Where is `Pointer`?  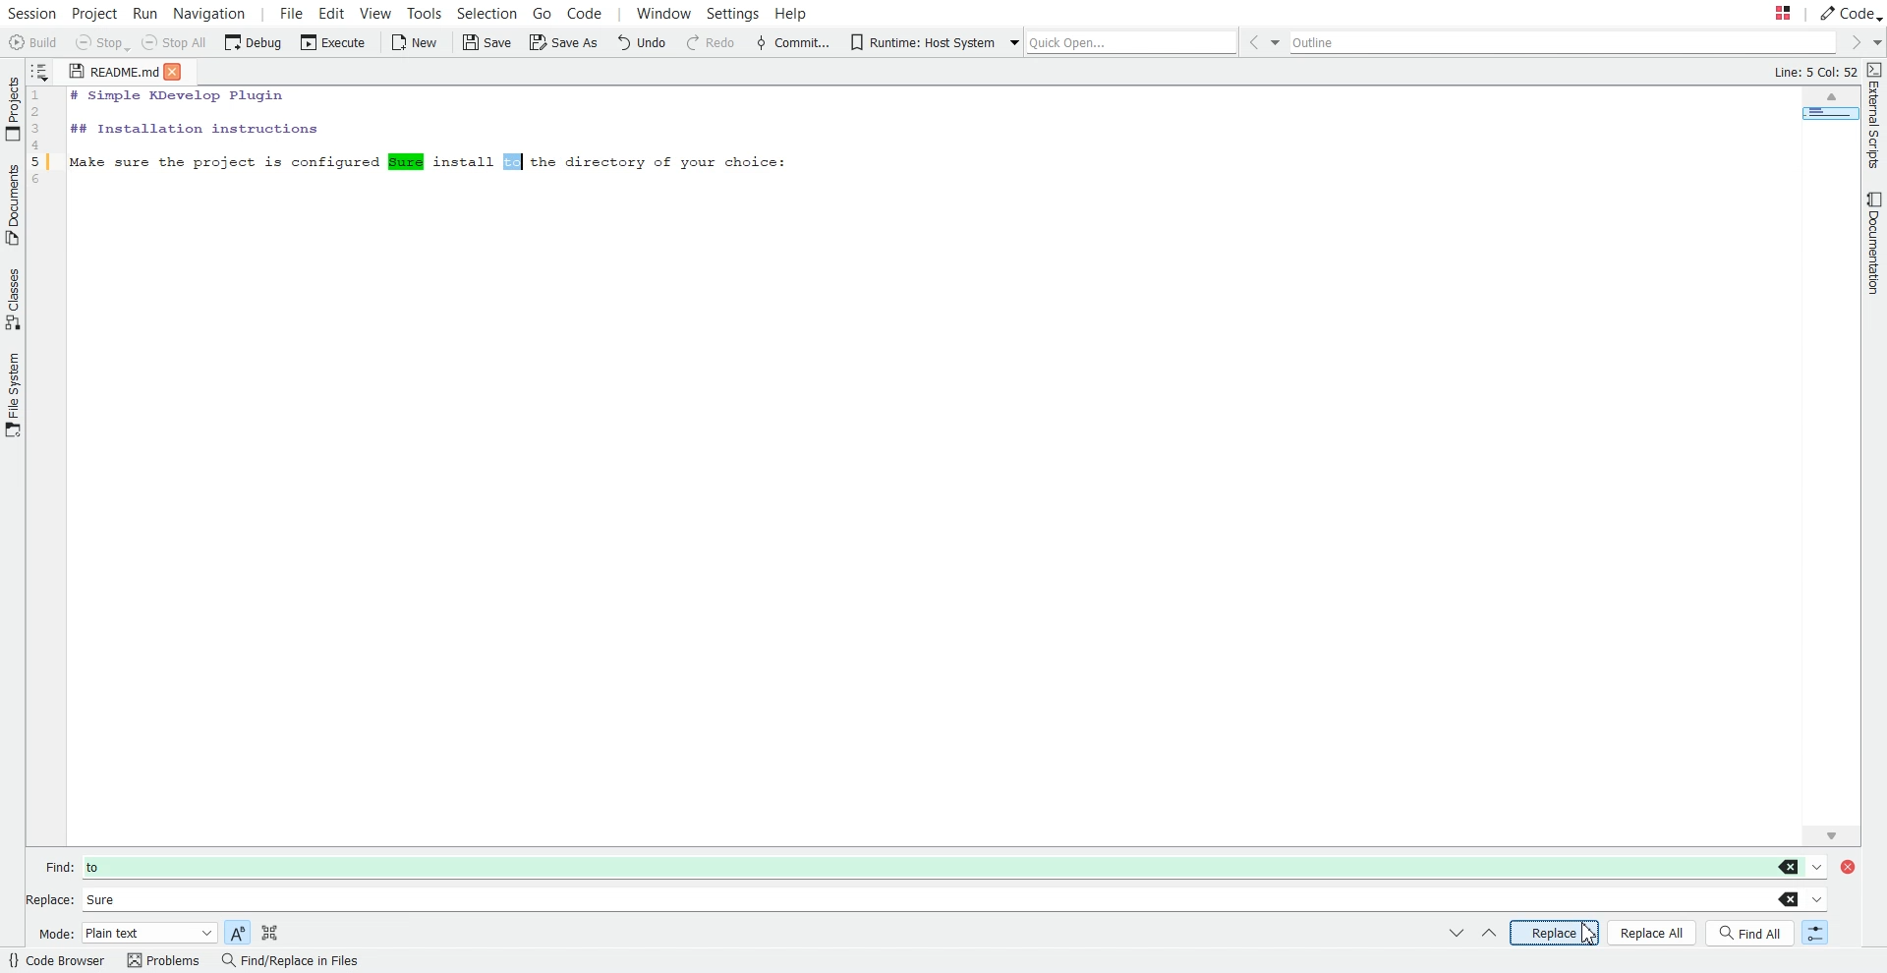
Pointer is located at coordinates (1591, 934).